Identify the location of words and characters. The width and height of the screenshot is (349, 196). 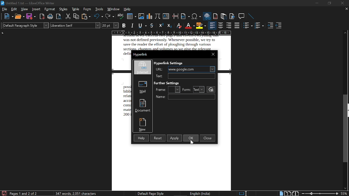
(75, 193).